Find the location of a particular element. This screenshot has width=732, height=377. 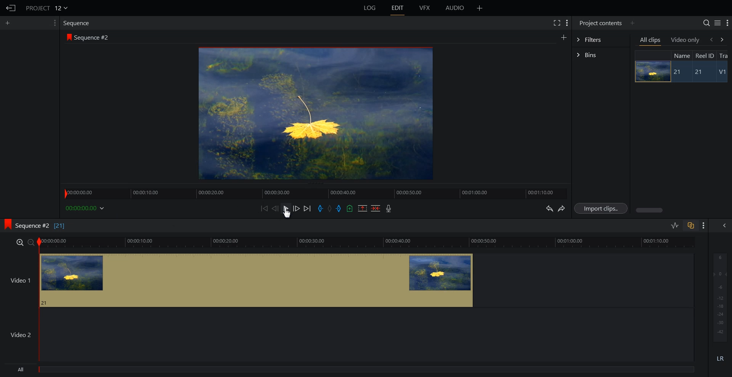

Record Audio is located at coordinates (388, 208).